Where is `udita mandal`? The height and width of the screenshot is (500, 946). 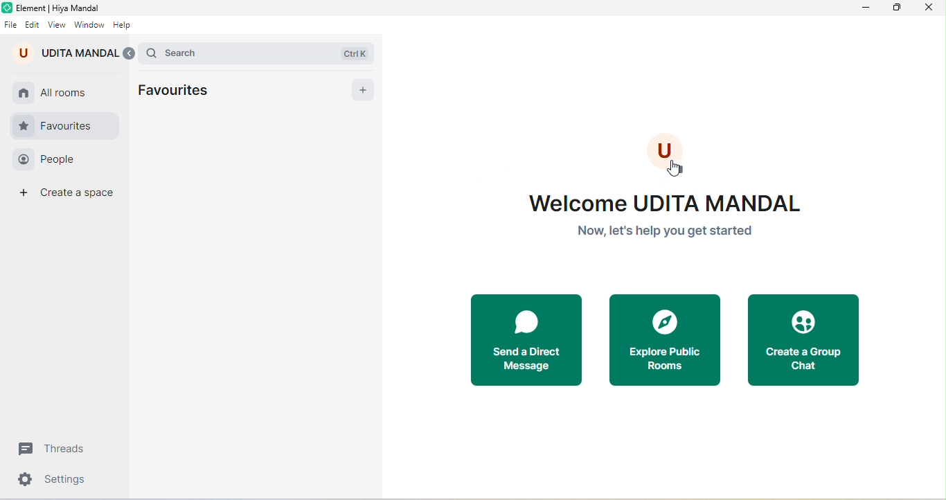 udita mandal is located at coordinates (64, 53).